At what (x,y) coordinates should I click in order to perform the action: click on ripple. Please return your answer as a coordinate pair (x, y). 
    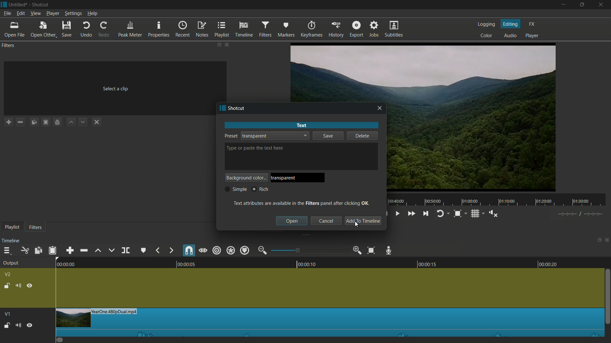
    Looking at the image, I should click on (217, 251).